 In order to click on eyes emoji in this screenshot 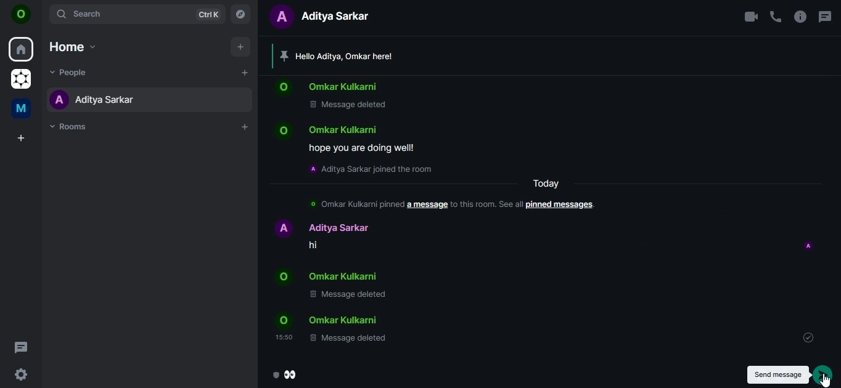, I will do `click(286, 376)`.